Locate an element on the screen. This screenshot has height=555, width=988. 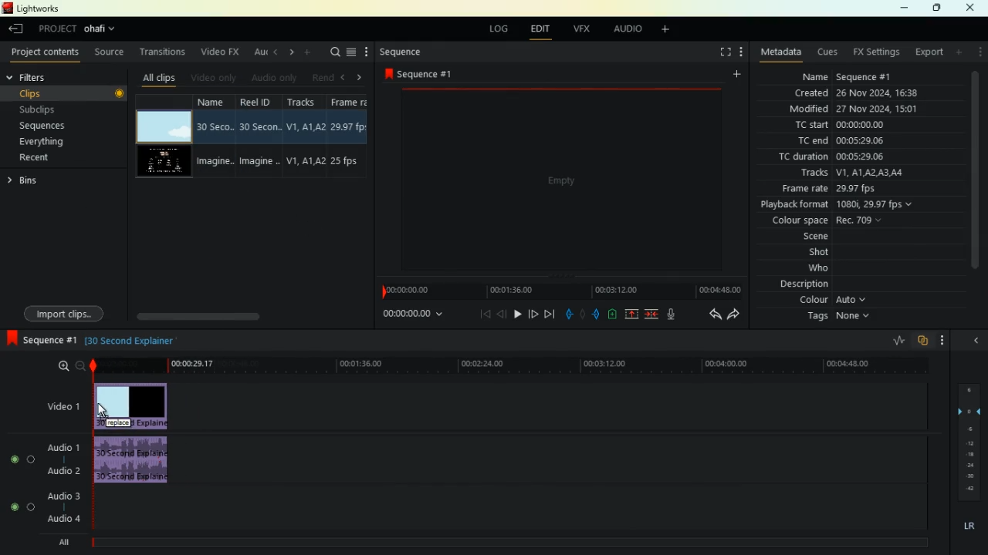
toggle is located at coordinates (32, 459).